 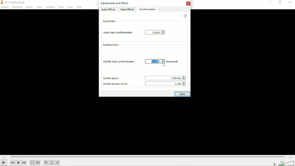 I want to click on (Hastened), so click(x=172, y=62).